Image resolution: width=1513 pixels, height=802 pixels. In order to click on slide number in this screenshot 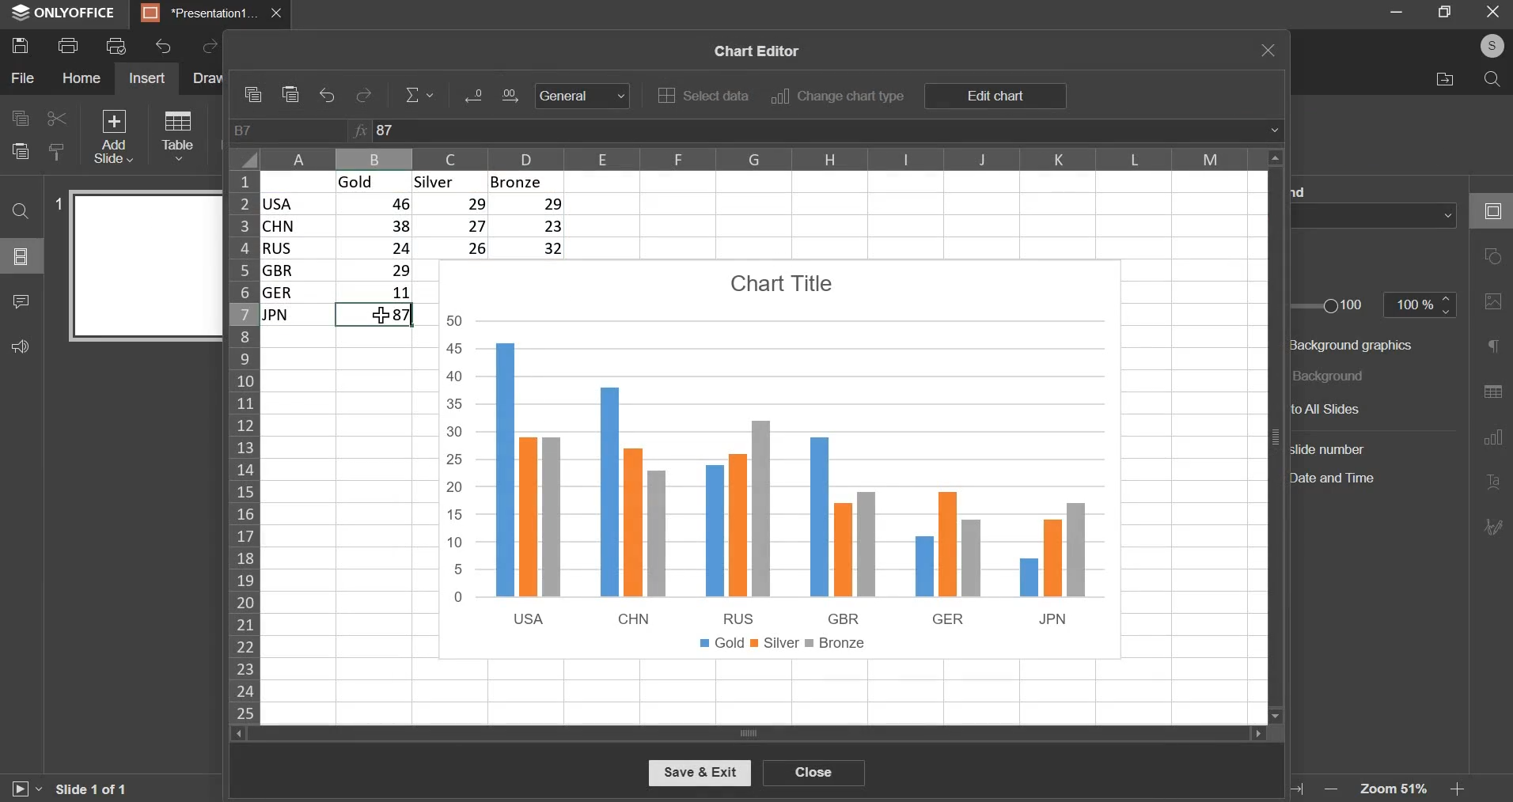, I will do `click(1332, 448)`.